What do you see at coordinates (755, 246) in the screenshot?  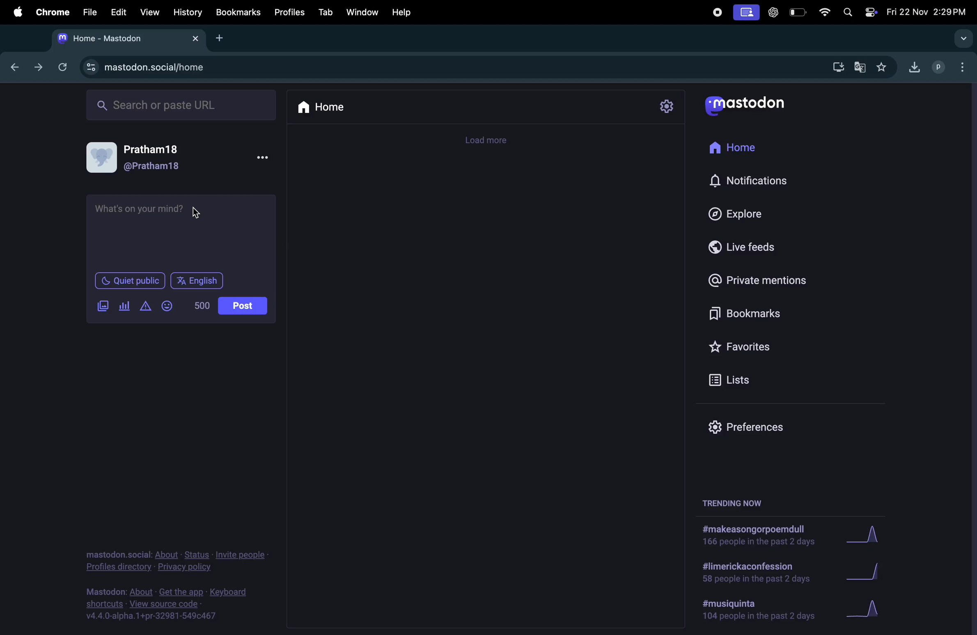 I see `live feed` at bounding box center [755, 246].